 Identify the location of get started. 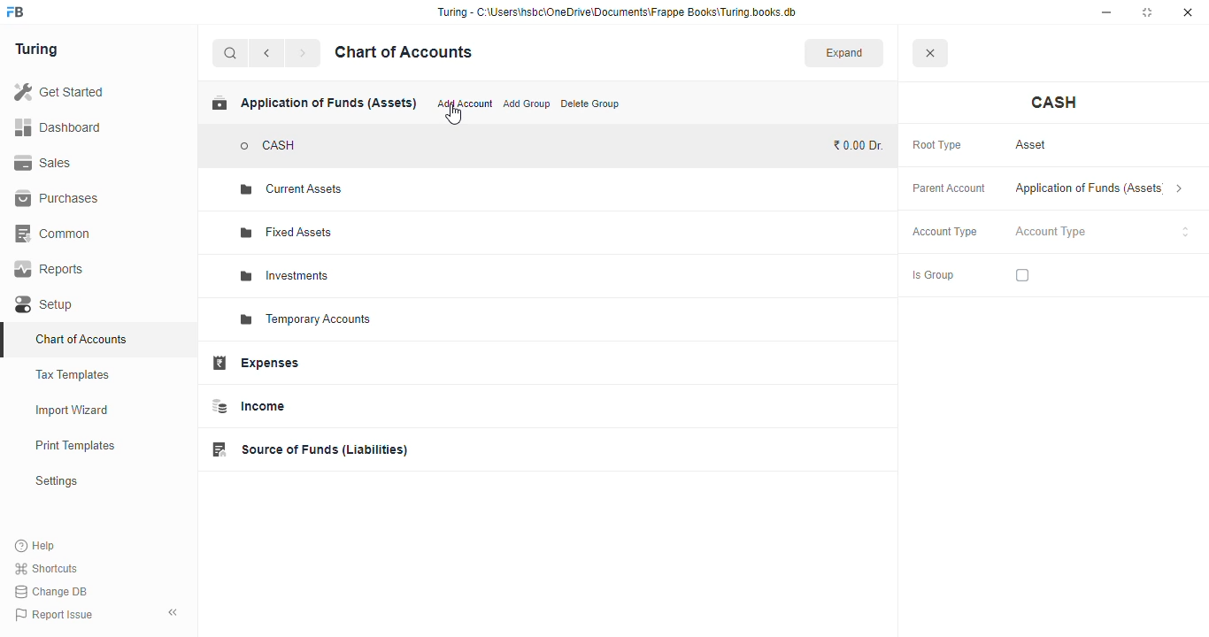
(58, 91).